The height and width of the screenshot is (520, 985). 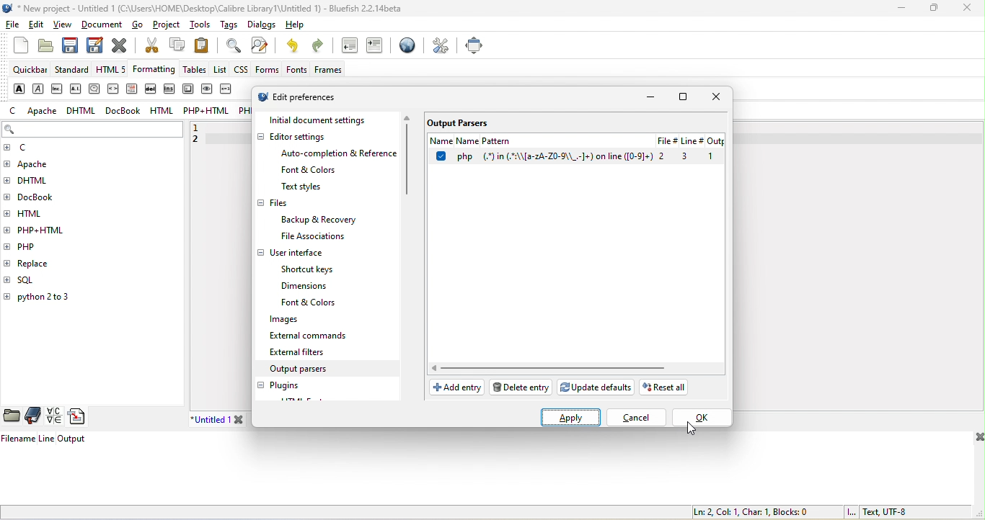 I want to click on ln 2, col 1, char 1, blocks 0, so click(x=749, y=511).